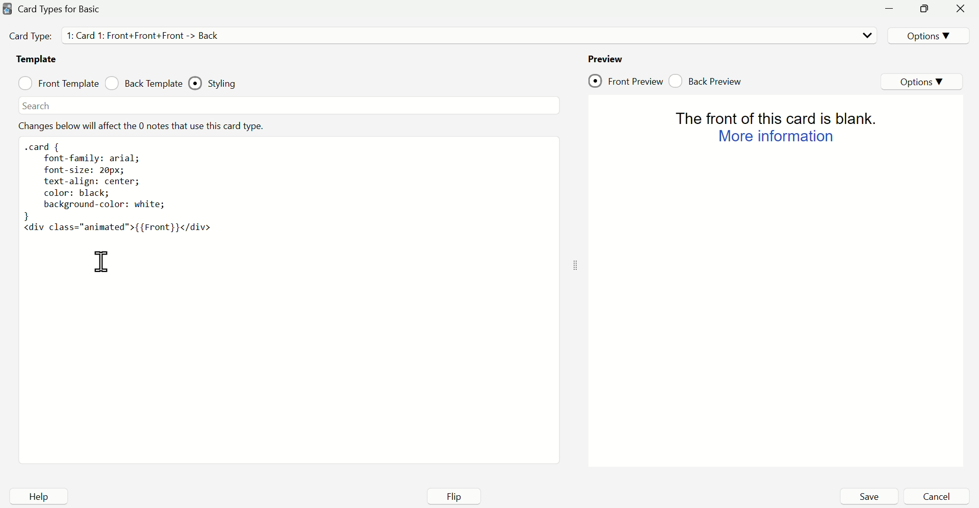 This screenshot has height=508, width=979. What do you see at coordinates (605, 57) in the screenshot?
I see `Preview` at bounding box center [605, 57].